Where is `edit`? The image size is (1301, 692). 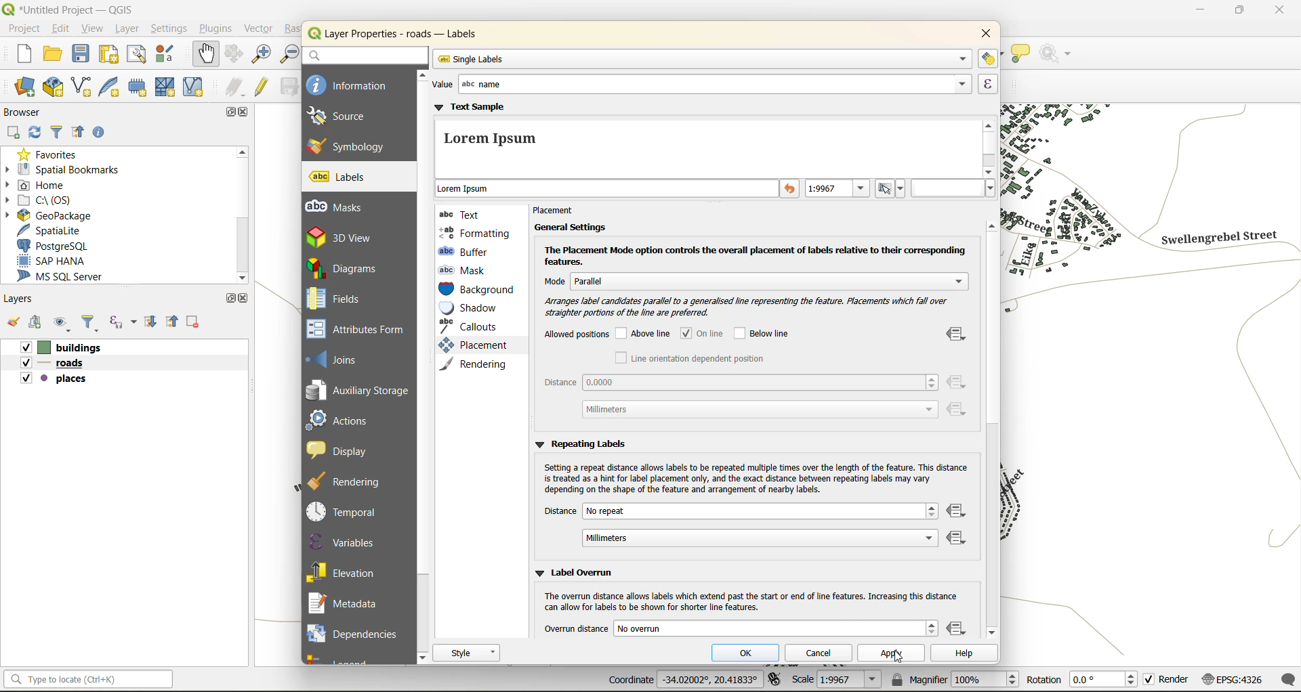
edit is located at coordinates (62, 30).